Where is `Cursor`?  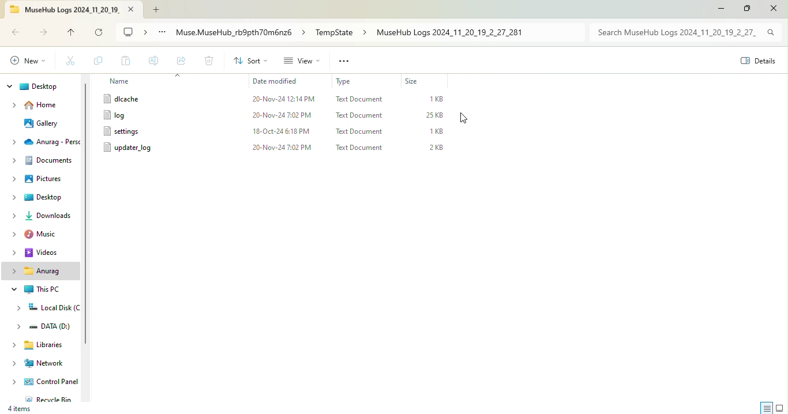 Cursor is located at coordinates (467, 121).